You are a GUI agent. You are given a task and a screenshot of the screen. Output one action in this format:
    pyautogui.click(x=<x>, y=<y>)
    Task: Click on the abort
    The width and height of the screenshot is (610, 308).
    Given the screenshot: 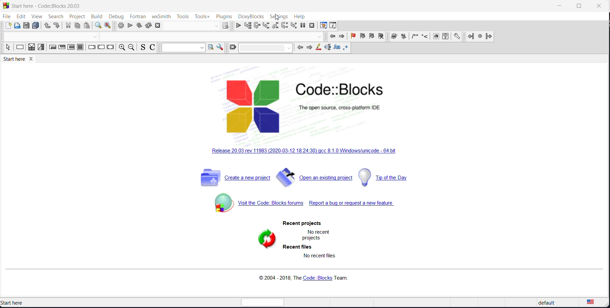 What is the action you would take?
    pyautogui.click(x=158, y=26)
    